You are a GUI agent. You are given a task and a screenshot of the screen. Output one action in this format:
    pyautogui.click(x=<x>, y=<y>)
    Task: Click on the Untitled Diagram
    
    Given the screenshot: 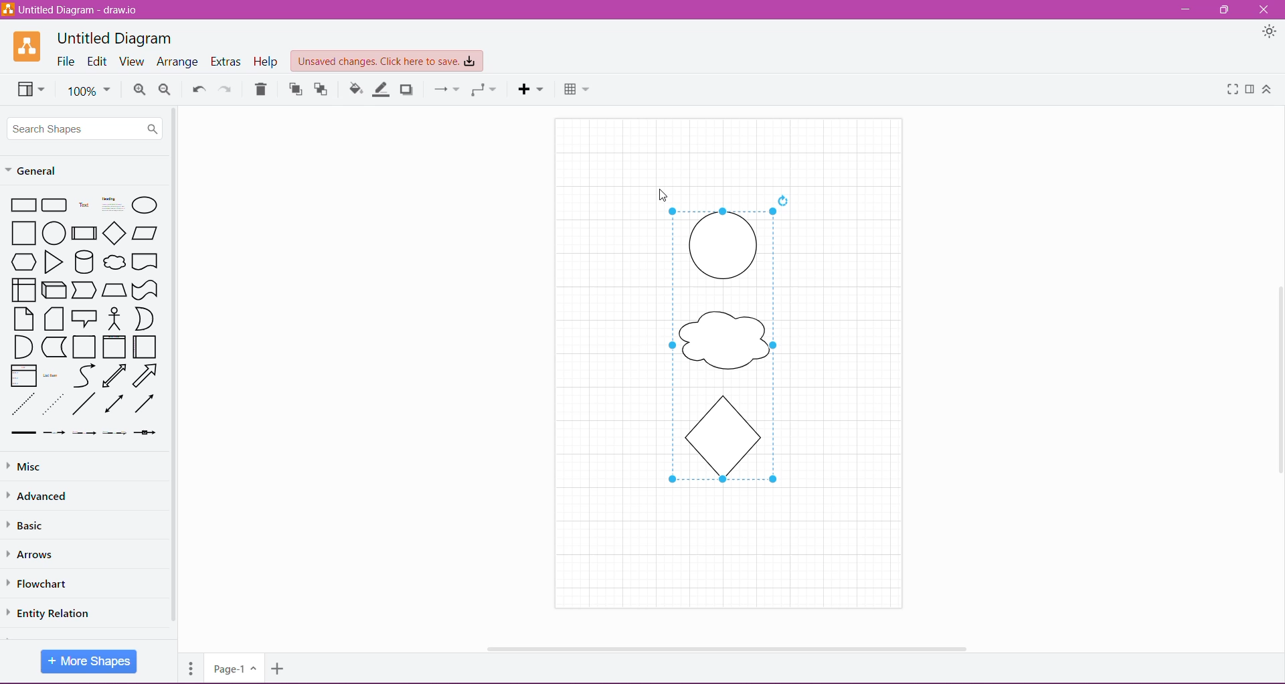 What is the action you would take?
    pyautogui.click(x=114, y=38)
    